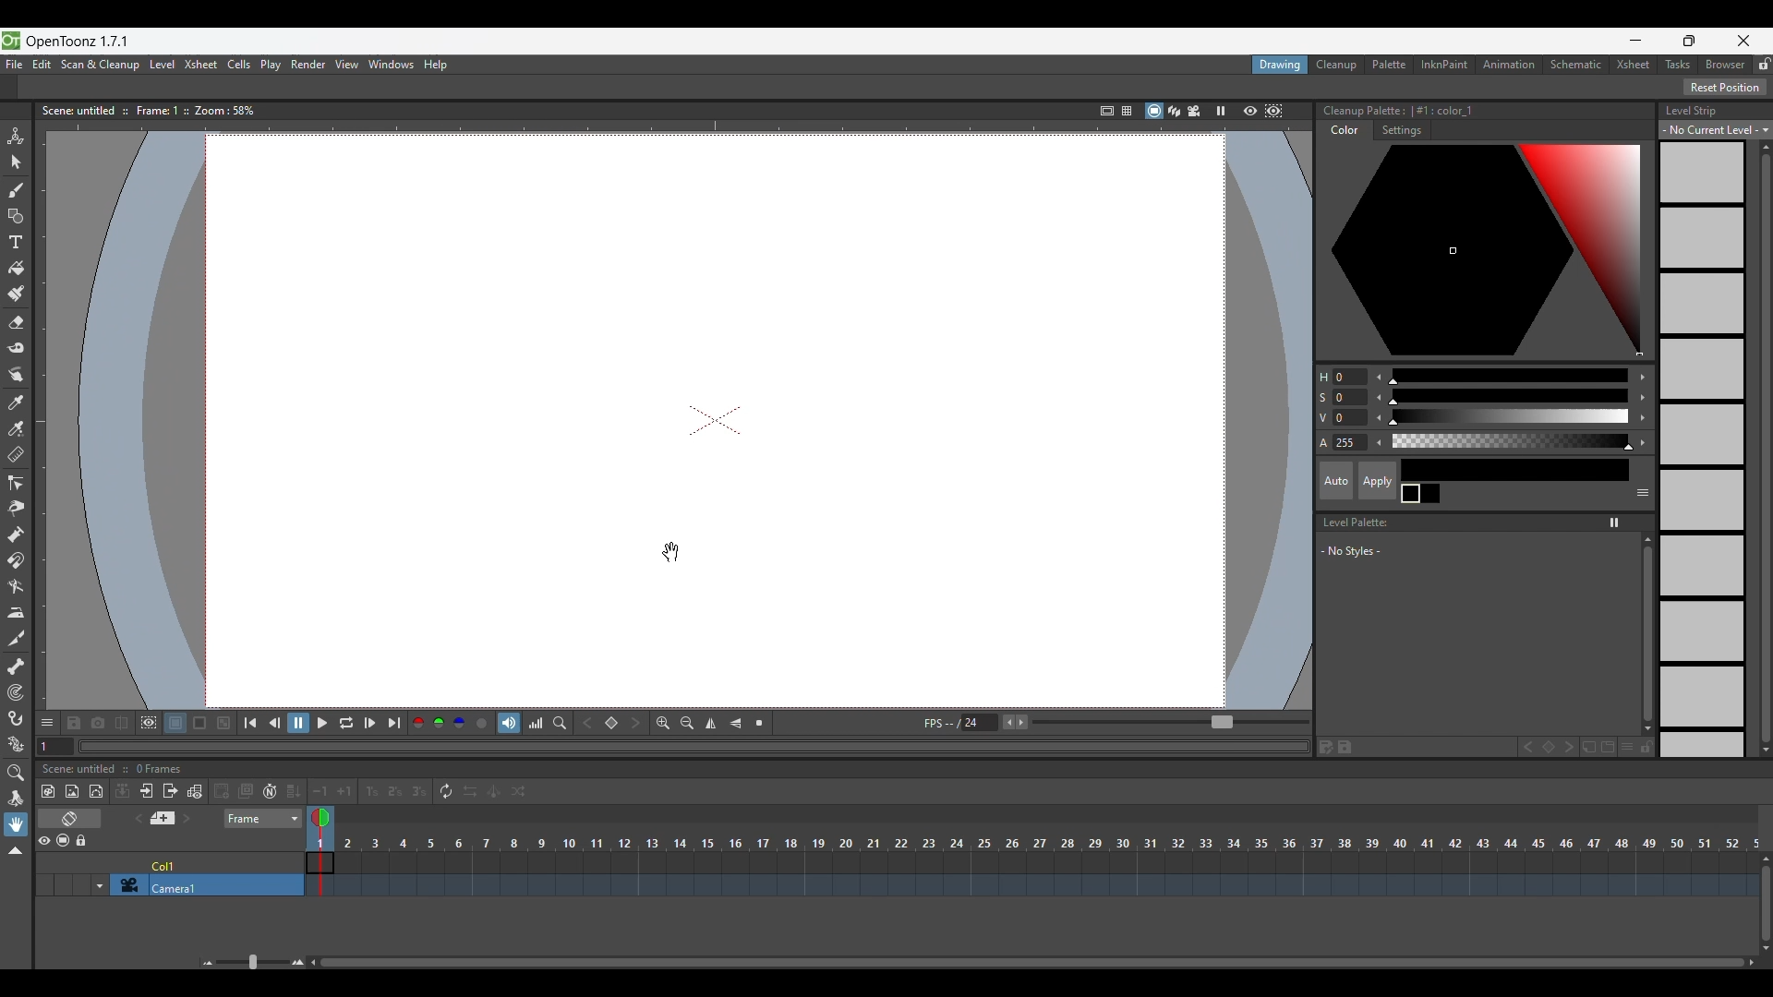  Describe the element at coordinates (1648, 729) in the screenshot. I see `Quick slide to the bottom` at that location.